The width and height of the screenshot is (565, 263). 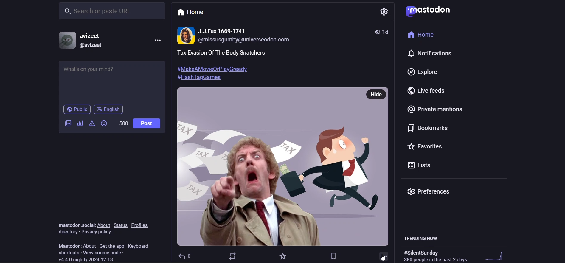 What do you see at coordinates (223, 30) in the screenshot?
I see `name` at bounding box center [223, 30].